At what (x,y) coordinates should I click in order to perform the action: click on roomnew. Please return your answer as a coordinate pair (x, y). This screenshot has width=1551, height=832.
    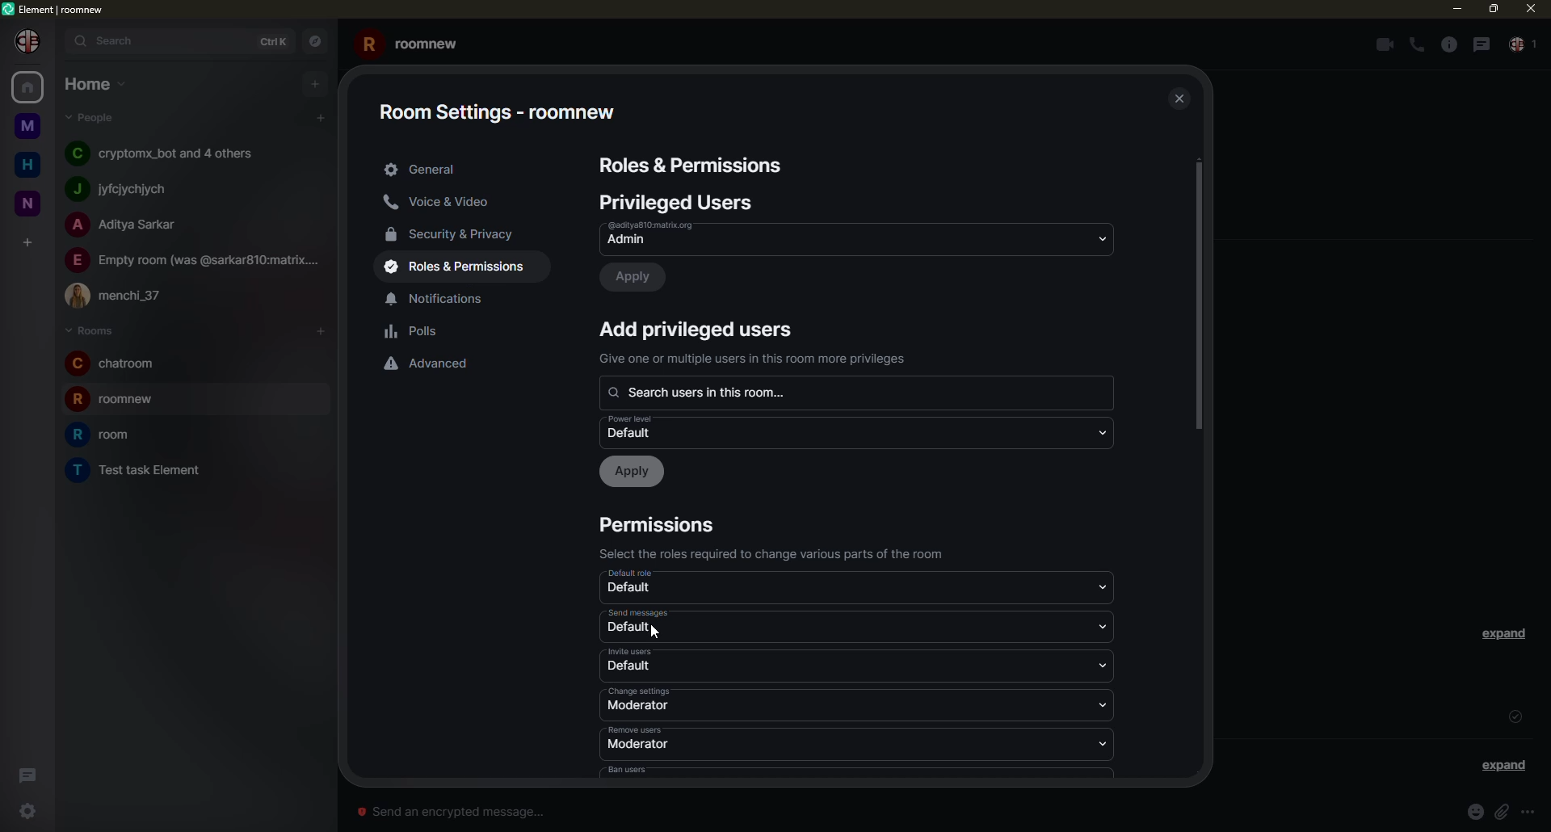
    Looking at the image, I should click on (414, 42).